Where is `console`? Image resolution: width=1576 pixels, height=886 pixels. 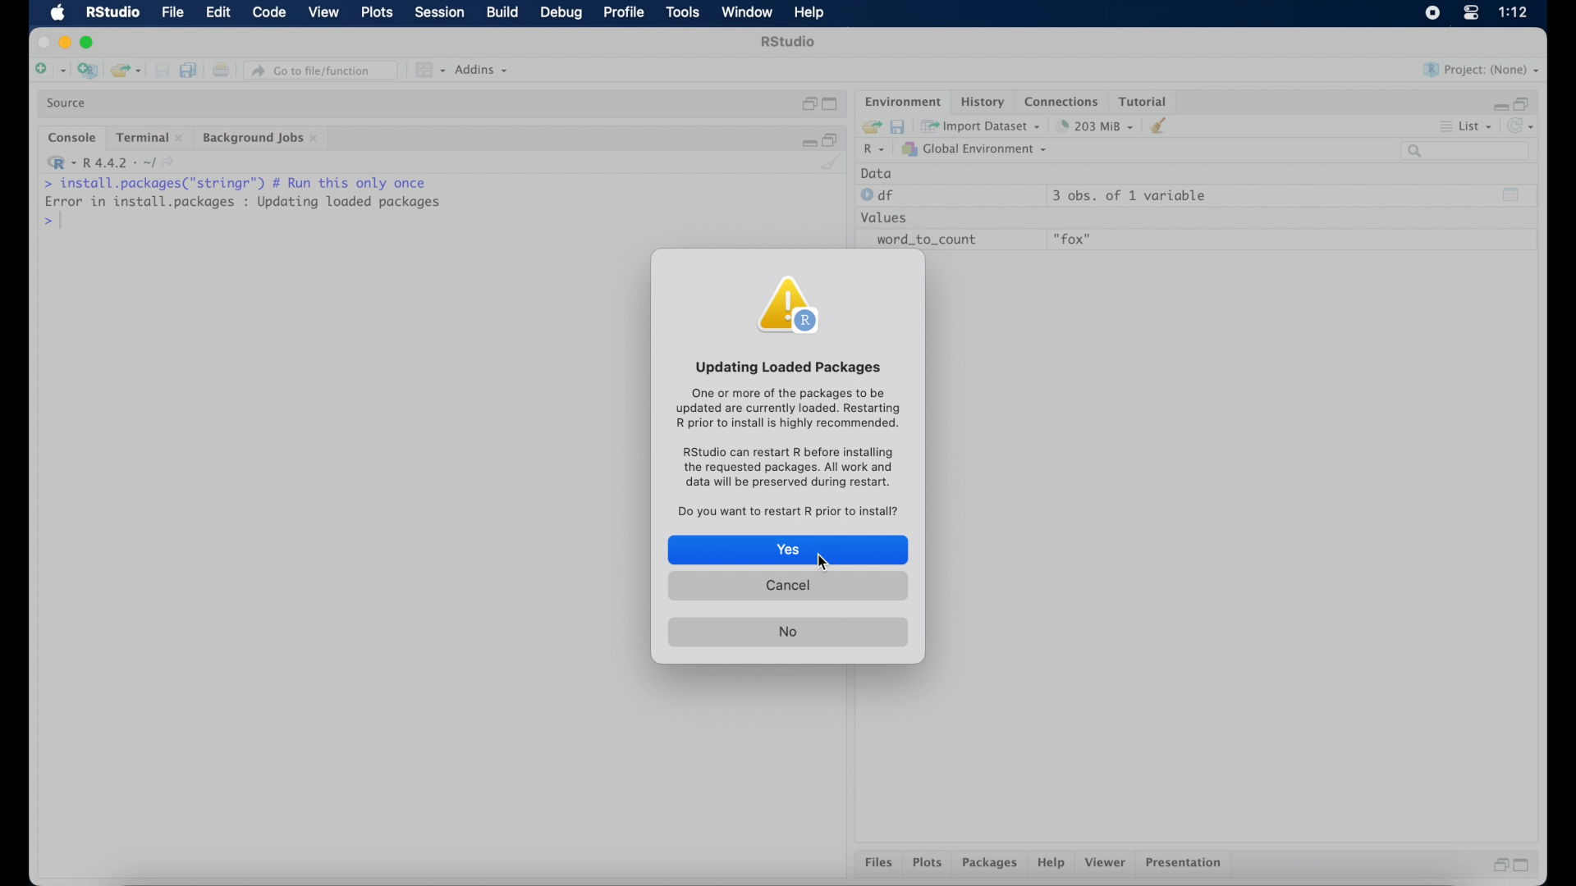 console is located at coordinates (72, 138).